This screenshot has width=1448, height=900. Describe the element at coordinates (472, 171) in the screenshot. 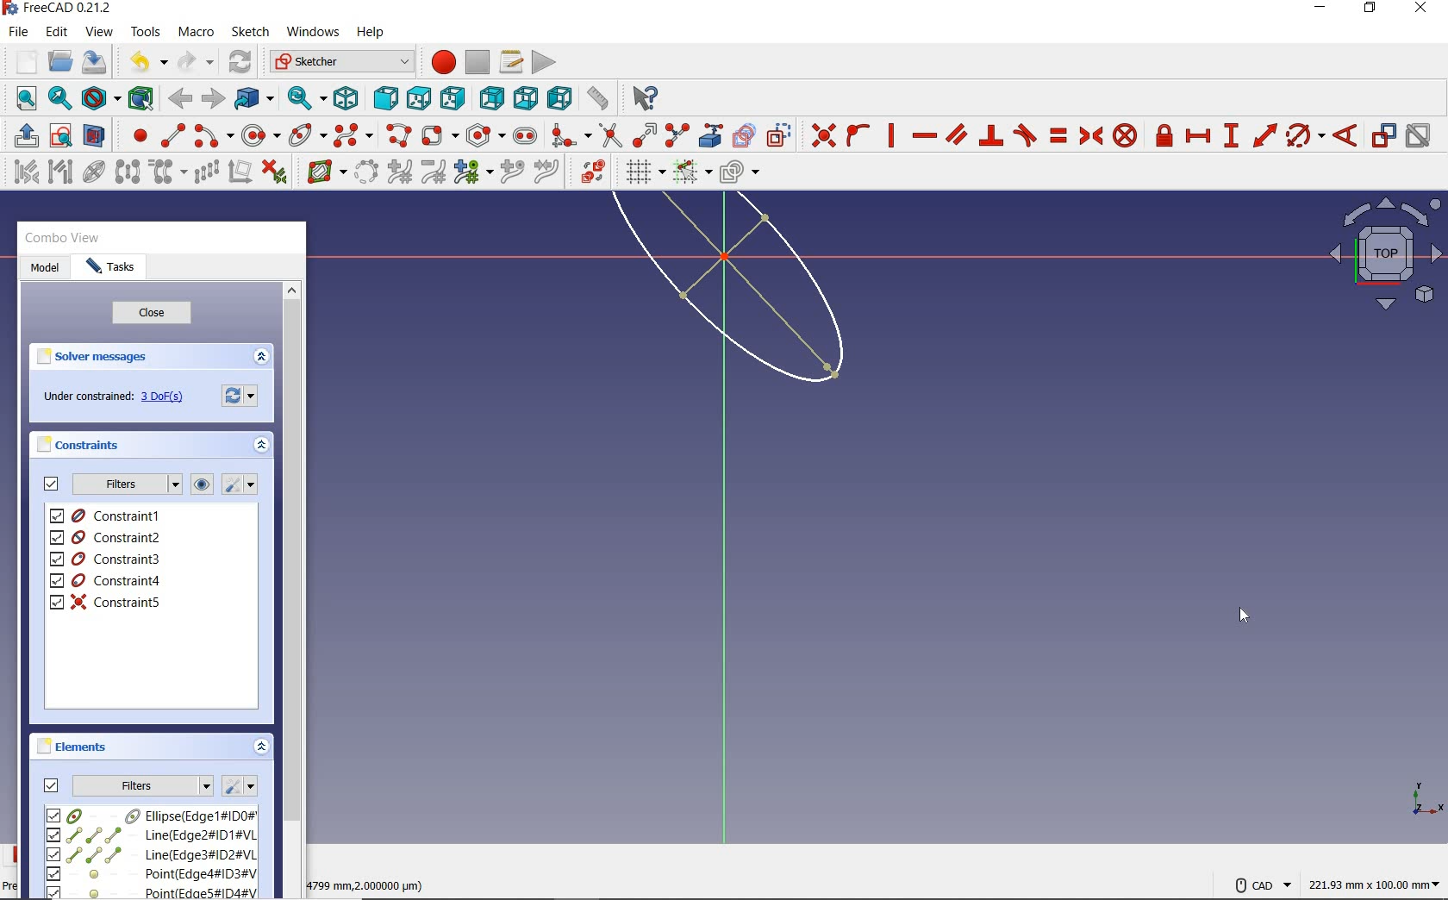

I see `modify knot multiplicity` at that location.